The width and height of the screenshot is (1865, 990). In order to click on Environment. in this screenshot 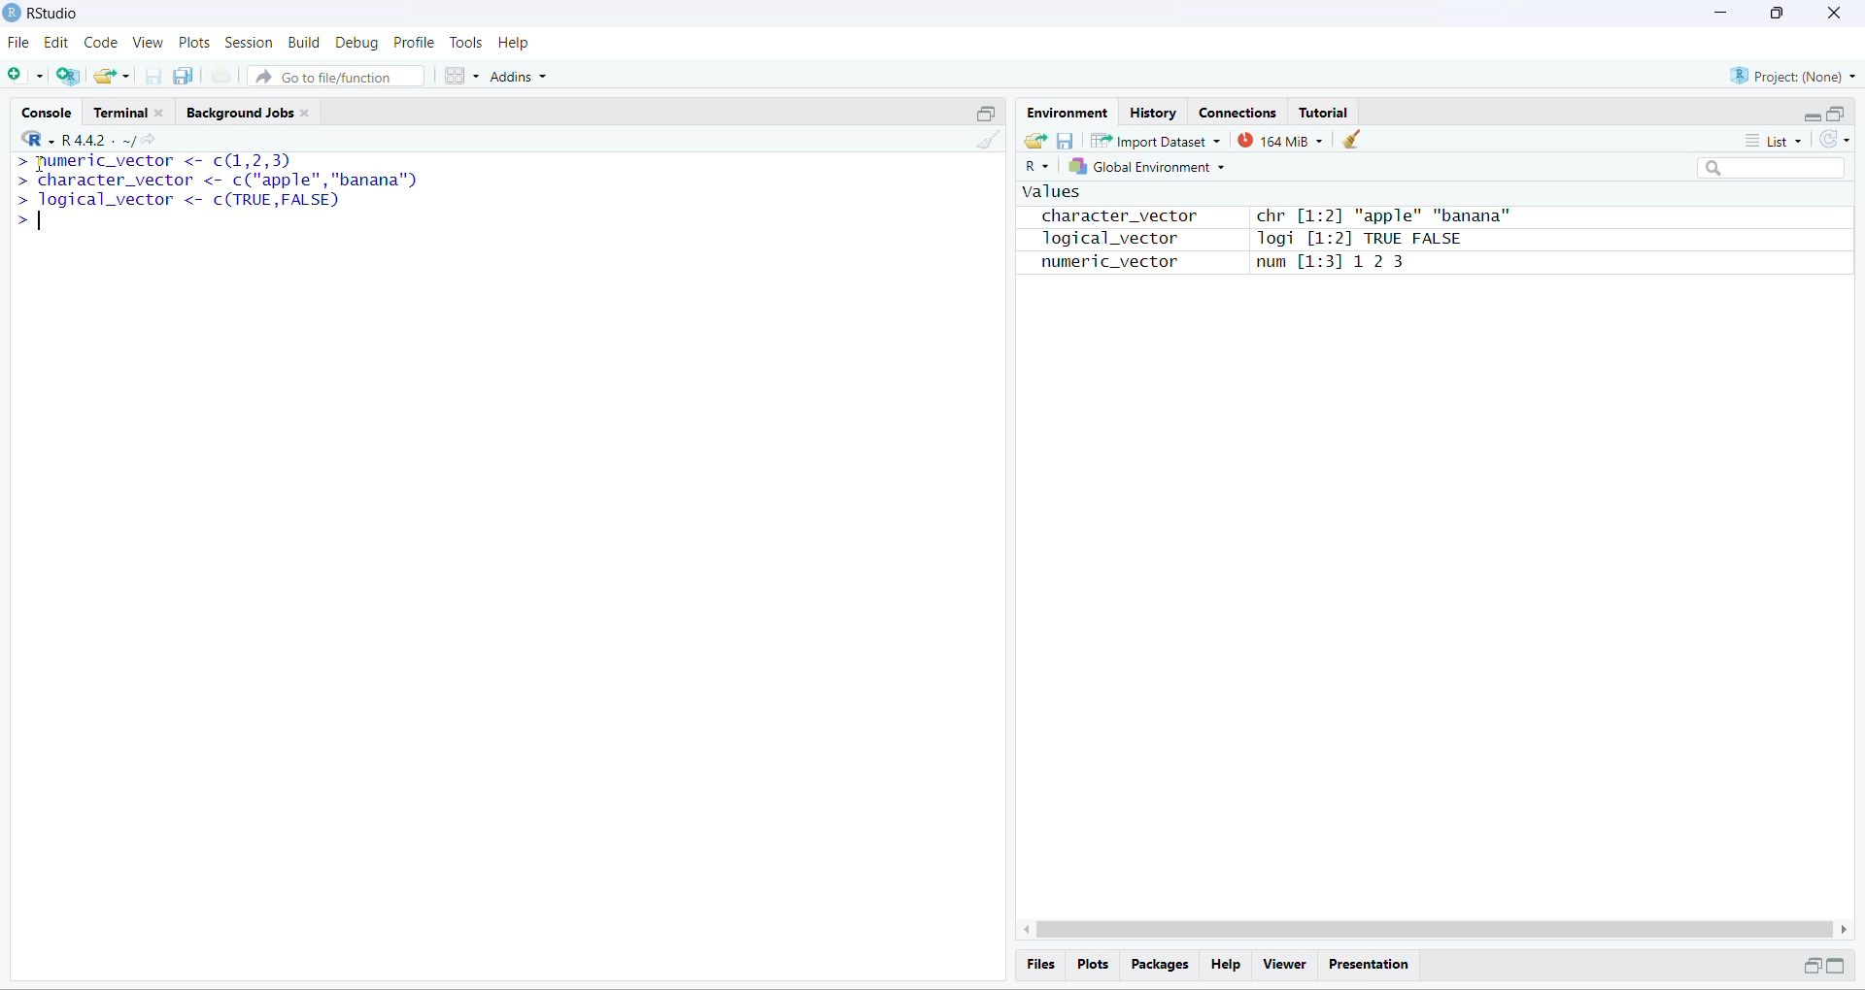, I will do `click(1066, 112)`.